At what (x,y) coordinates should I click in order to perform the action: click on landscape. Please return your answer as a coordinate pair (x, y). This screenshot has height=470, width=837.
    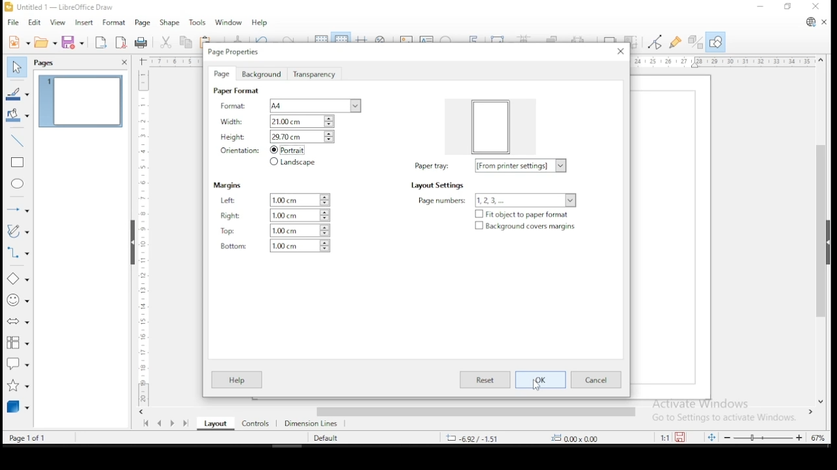
    Looking at the image, I should click on (293, 161).